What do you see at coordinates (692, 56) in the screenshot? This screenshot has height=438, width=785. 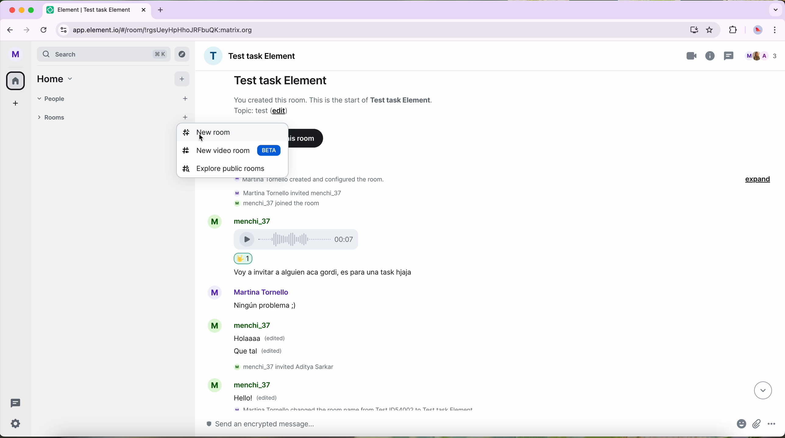 I see `videocall` at bounding box center [692, 56].